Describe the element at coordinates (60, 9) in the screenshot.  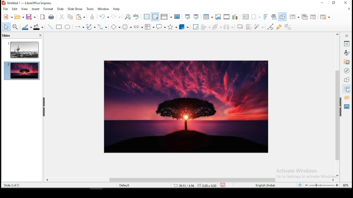
I see `slide` at that location.